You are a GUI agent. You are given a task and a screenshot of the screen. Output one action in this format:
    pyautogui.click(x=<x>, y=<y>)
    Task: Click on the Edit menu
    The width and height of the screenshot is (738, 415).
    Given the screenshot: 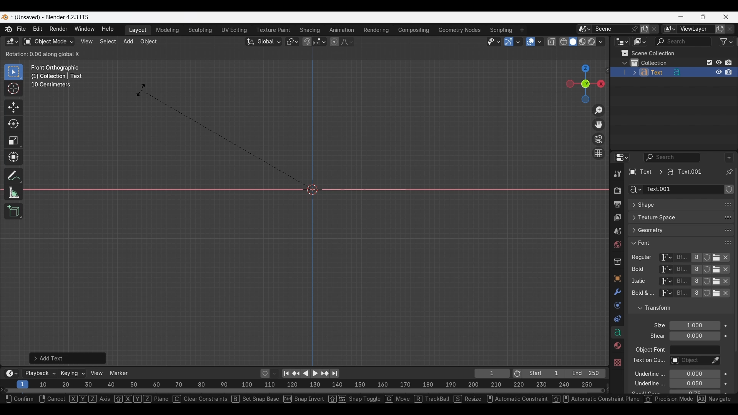 What is the action you would take?
    pyautogui.click(x=38, y=29)
    